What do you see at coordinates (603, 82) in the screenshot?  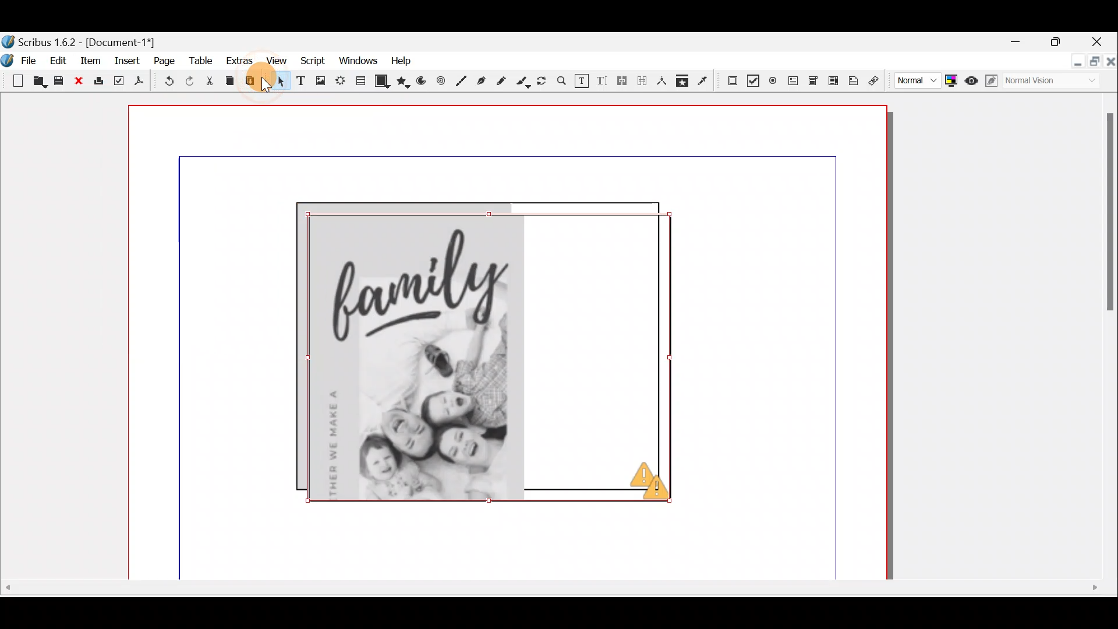 I see `Edit text with story editor` at bounding box center [603, 82].